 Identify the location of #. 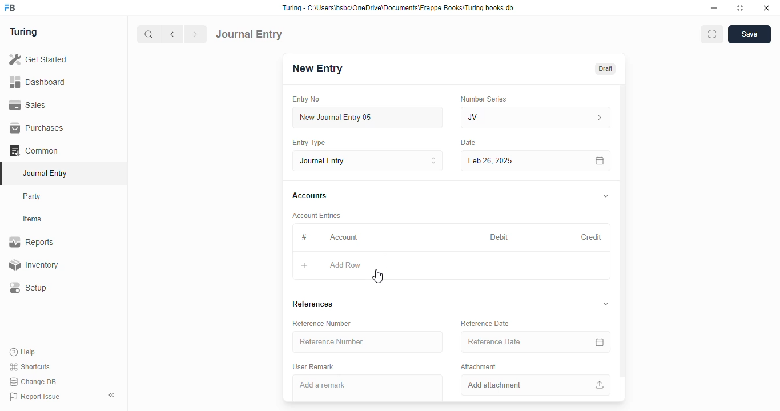
(304, 237).